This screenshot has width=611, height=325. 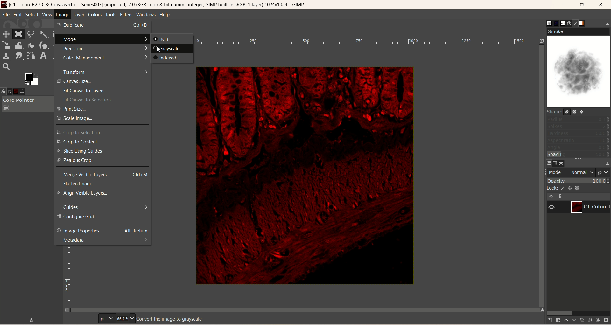 I want to click on undo history, so click(x=10, y=92).